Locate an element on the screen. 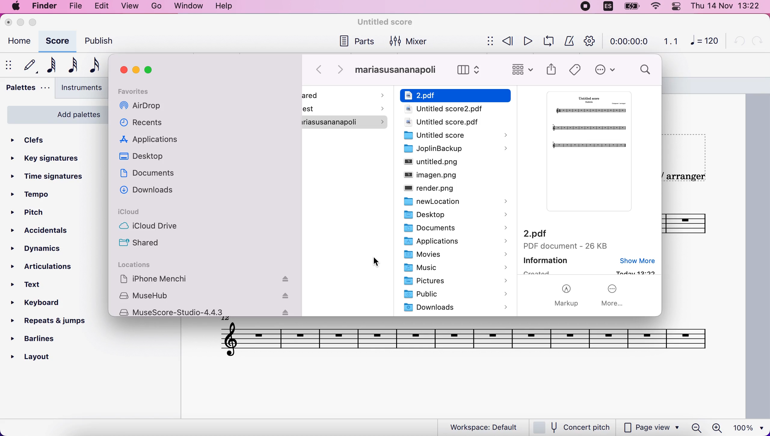  maximize is located at coordinates (152, 69).